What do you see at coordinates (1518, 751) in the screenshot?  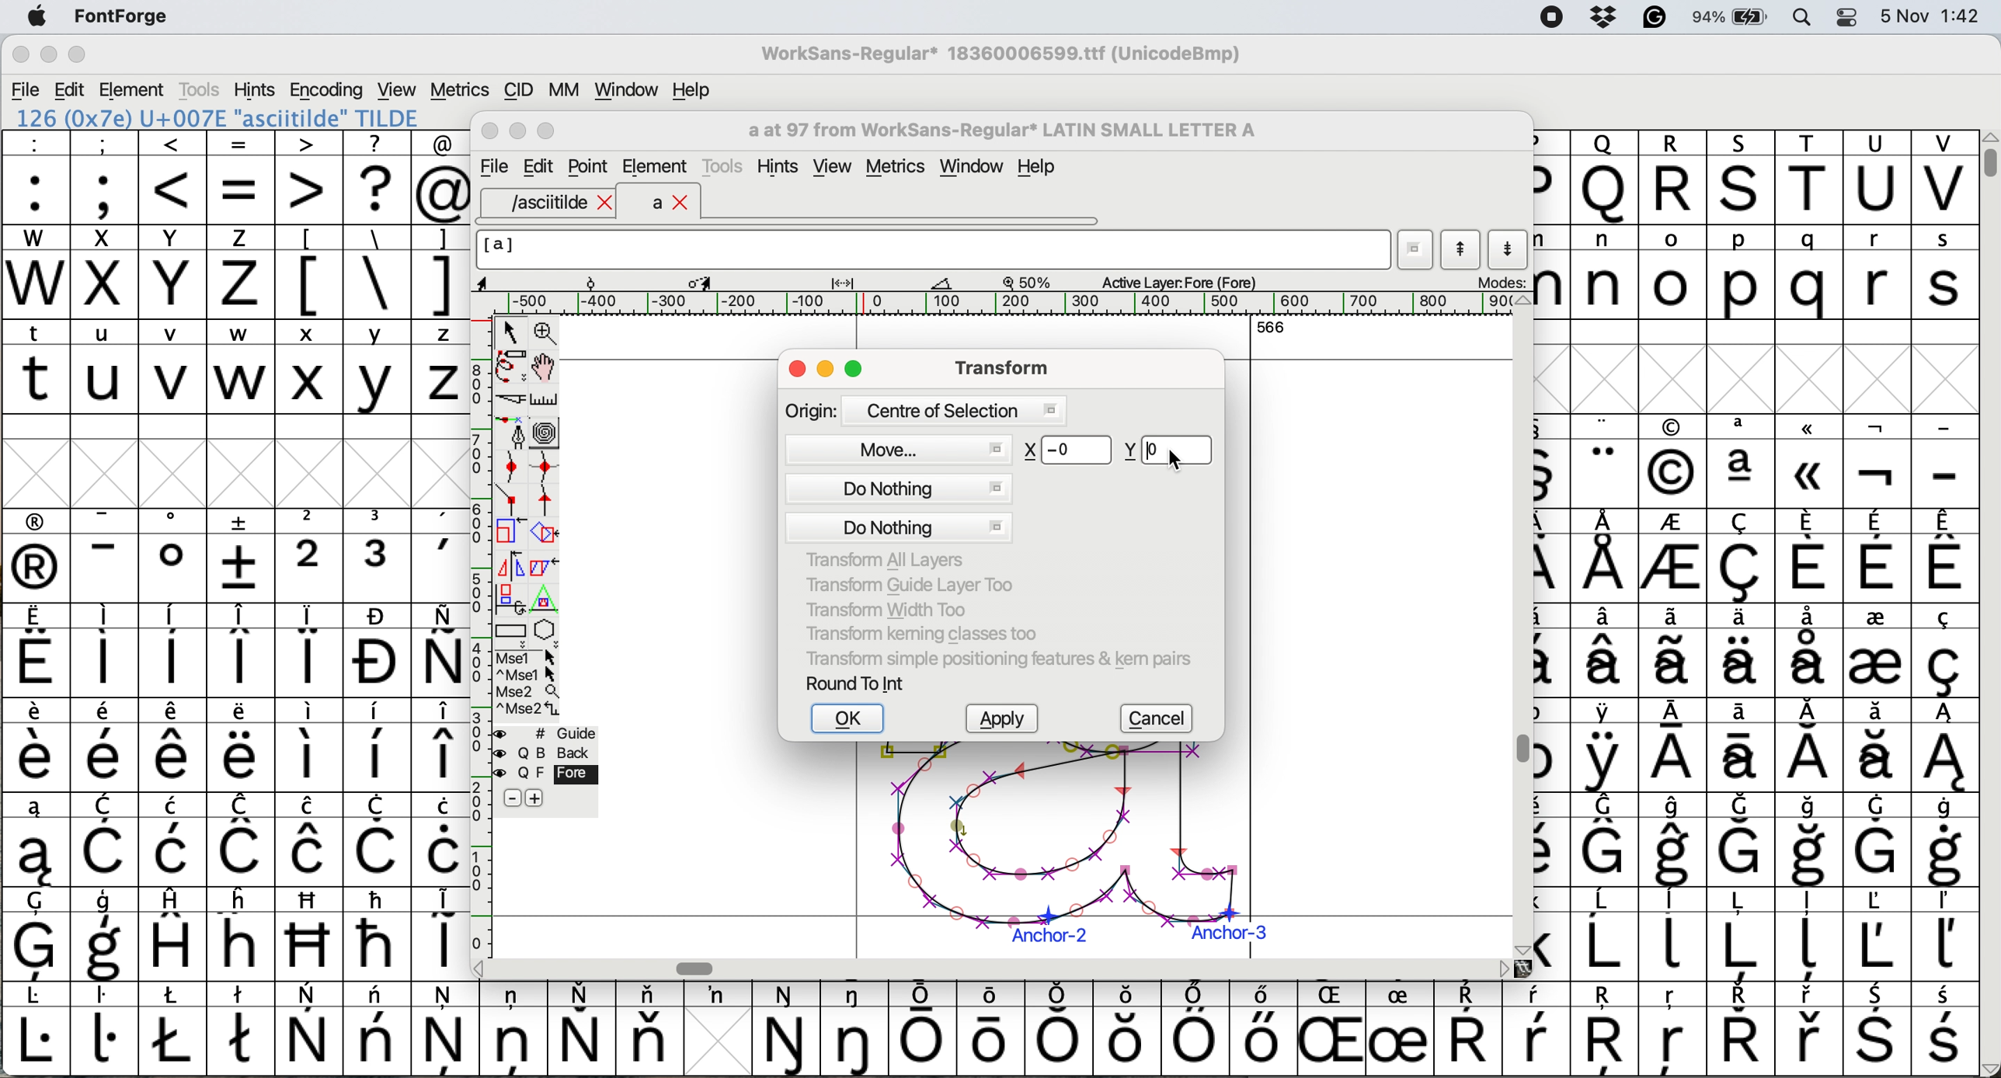 I see `Vertical scroll bar` at bounding box center [1518, 751].